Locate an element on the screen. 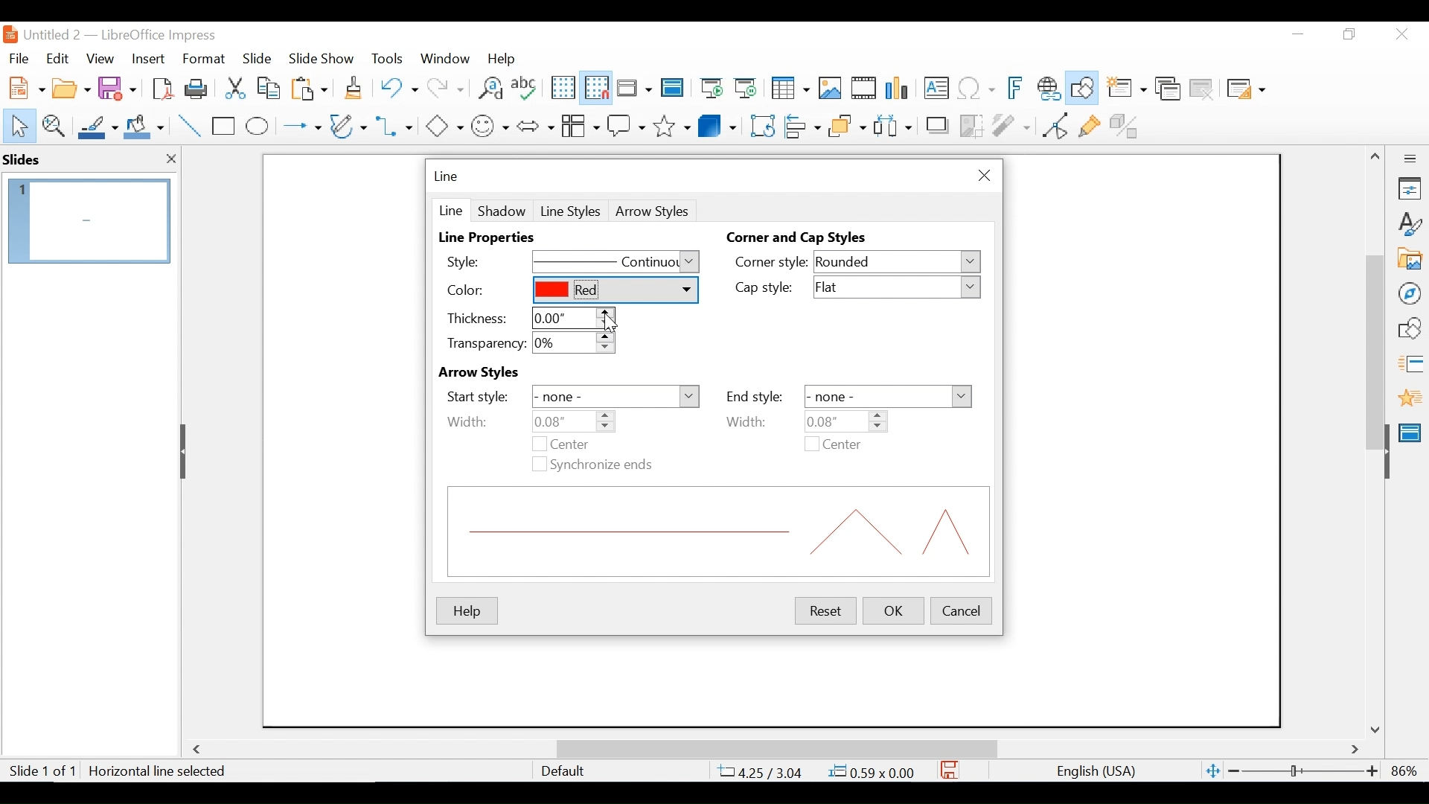 This screenshot has height=804, width=1429. Insert Image is located at coordinates (829, 89).